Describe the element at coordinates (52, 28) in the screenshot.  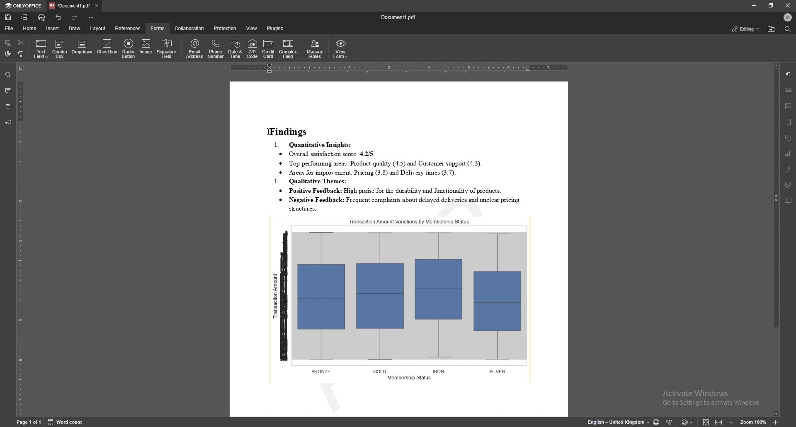
I see `insert` at that location.